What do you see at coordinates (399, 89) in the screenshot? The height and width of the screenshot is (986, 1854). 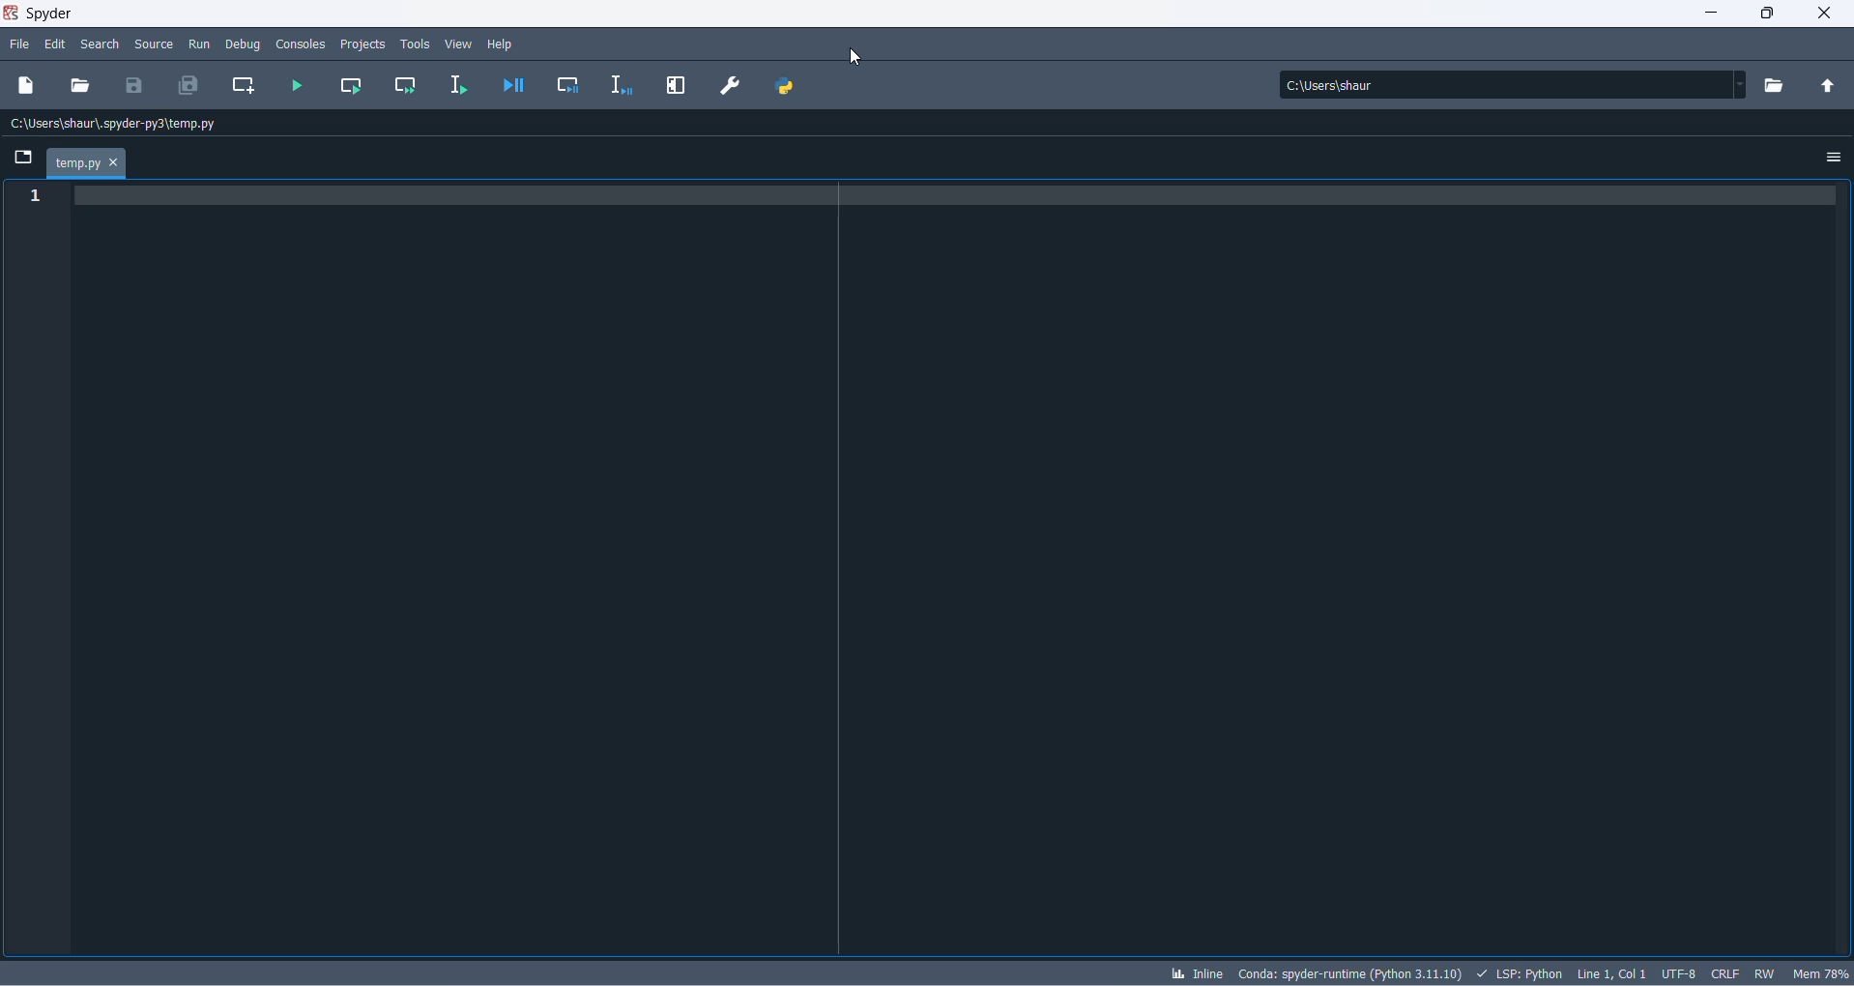 I see `run current cell` at bounding box center [399, 89].